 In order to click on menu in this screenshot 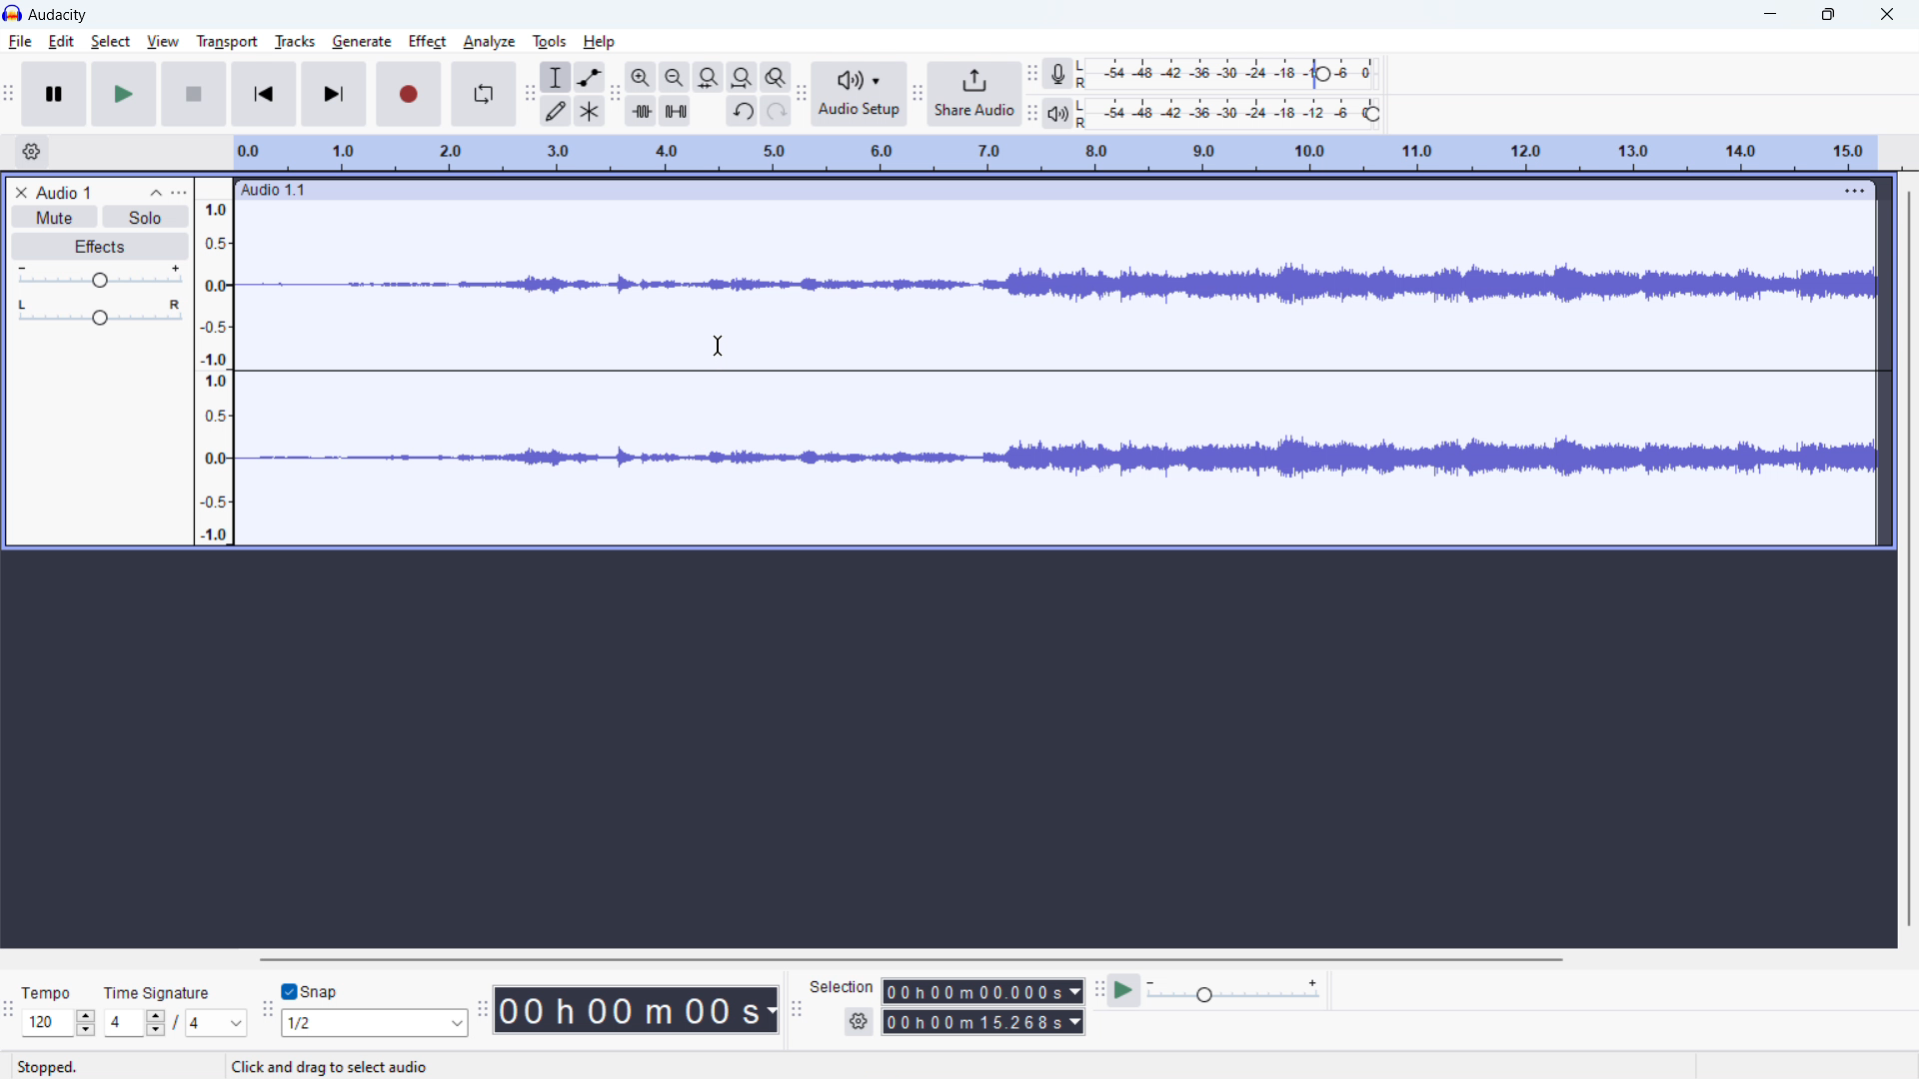, I will do `click(1852, 191)`.